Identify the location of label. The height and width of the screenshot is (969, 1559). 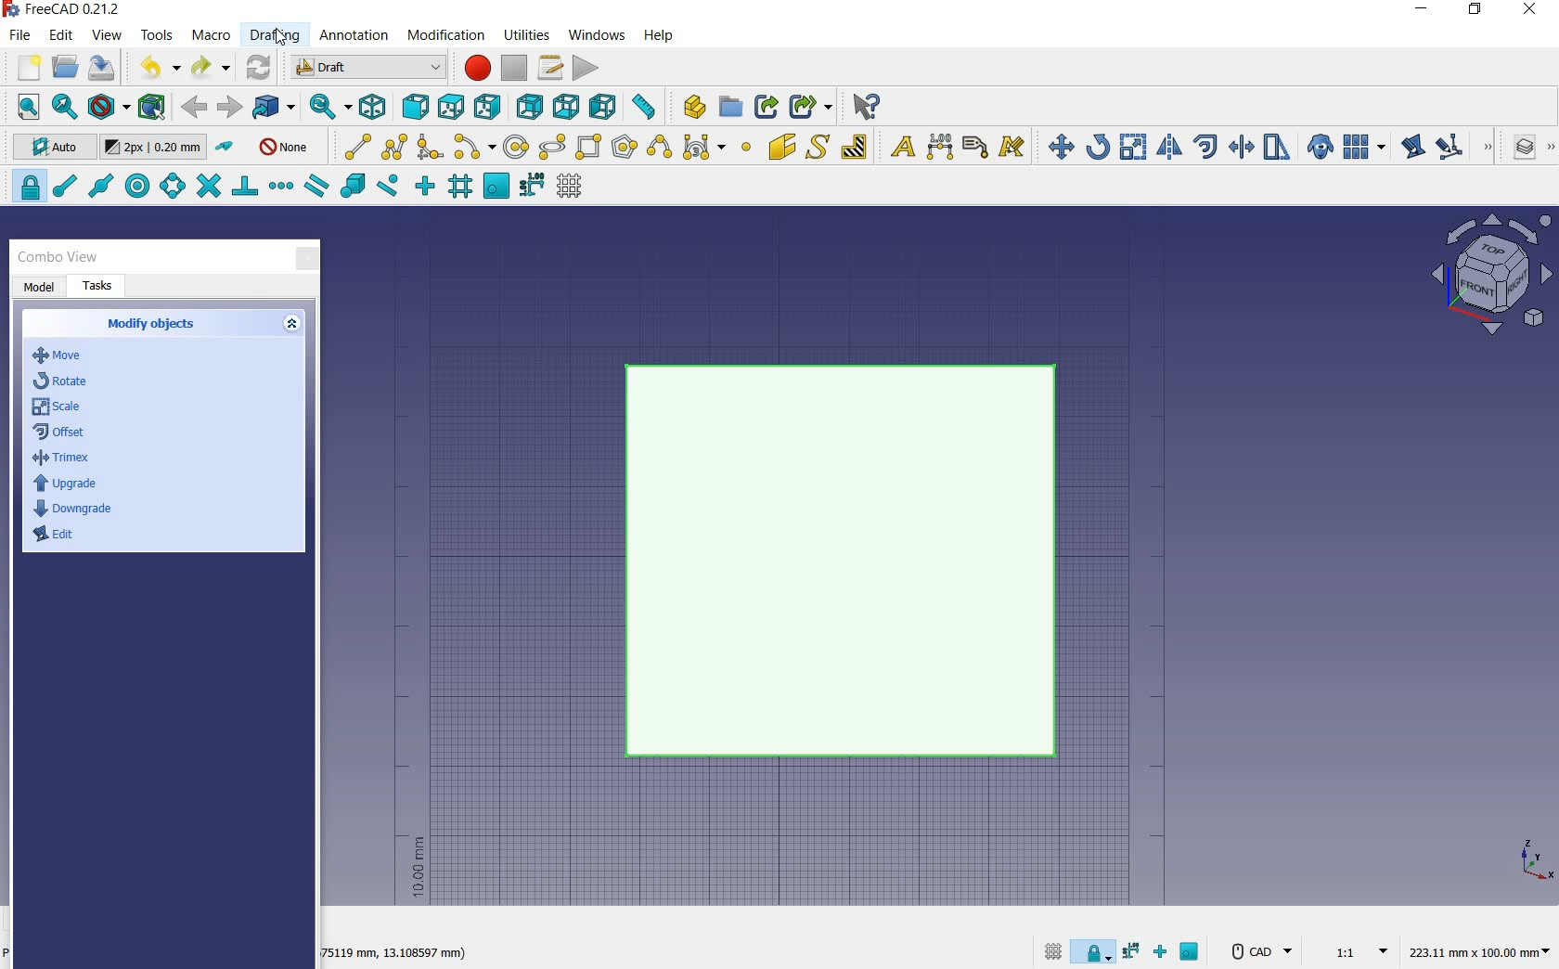
(975, 146).